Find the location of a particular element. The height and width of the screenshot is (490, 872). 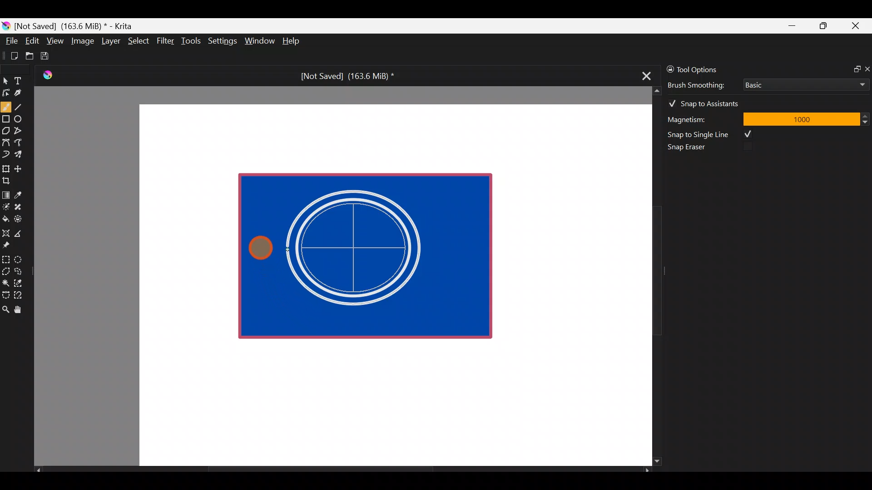

[Not Saved] (163.6 MiB) * - Krita is located at coordinates (78, 25).